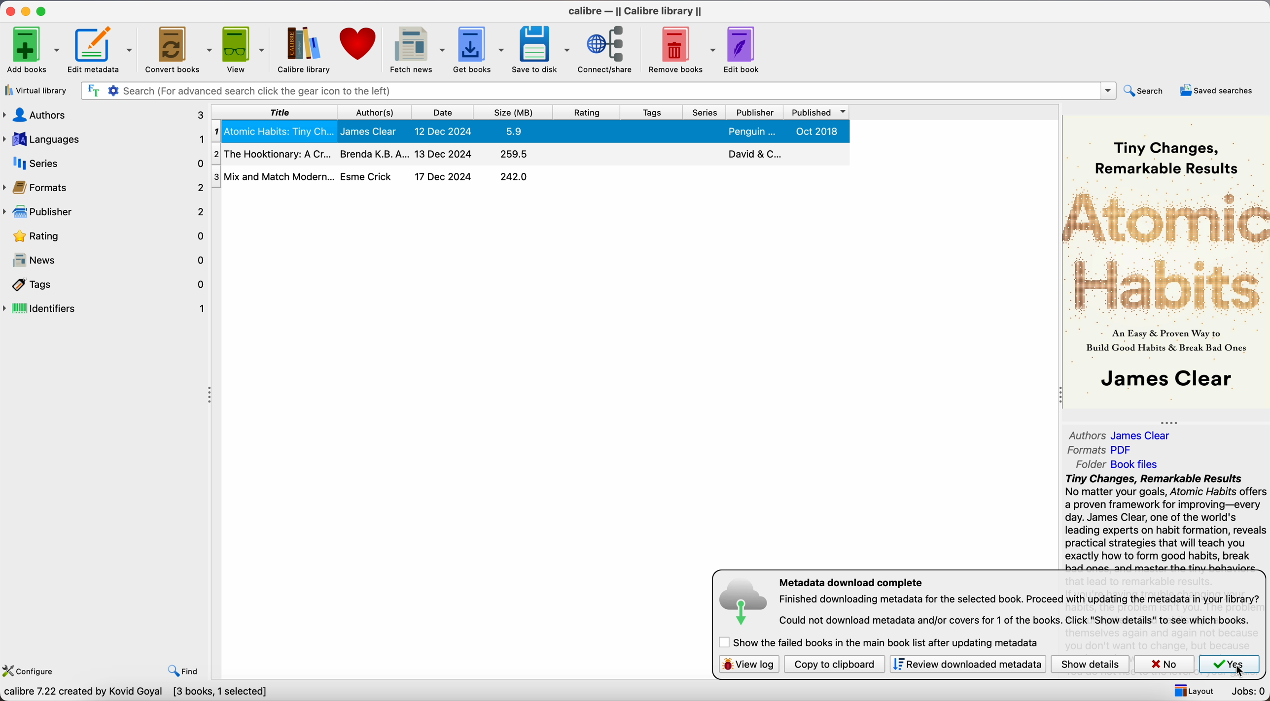  Describe the element at coordinates (177, 49) in the screenshot. I see `Convert books` at that location.